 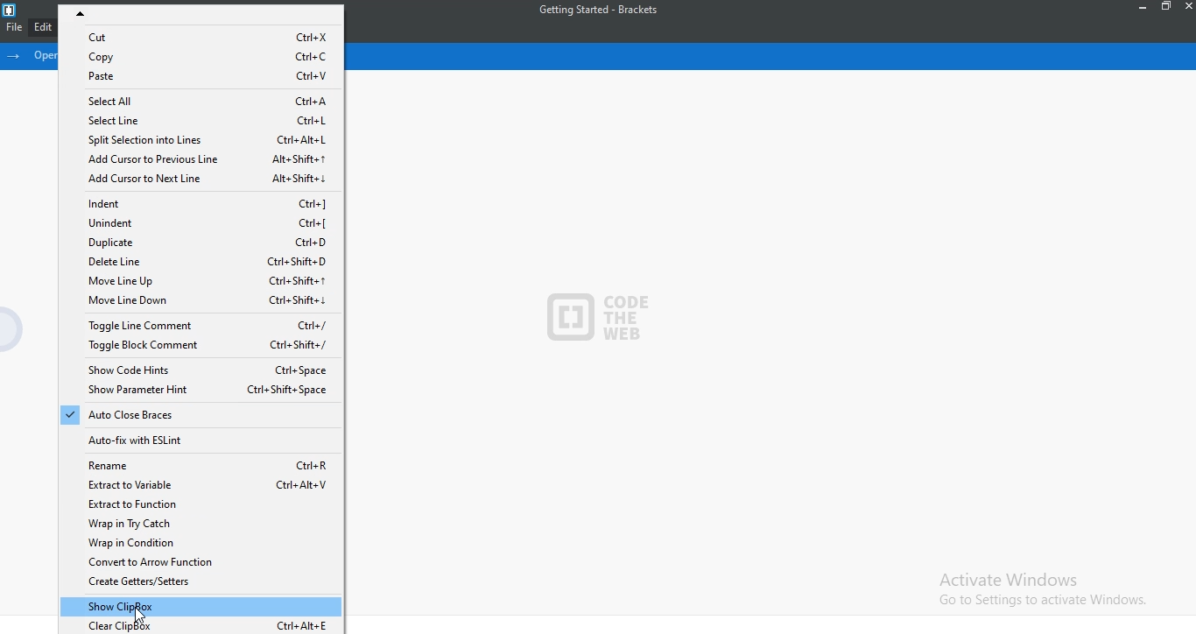 I want to click on Auto-fix with EsLint, so click(x=201, y=440).